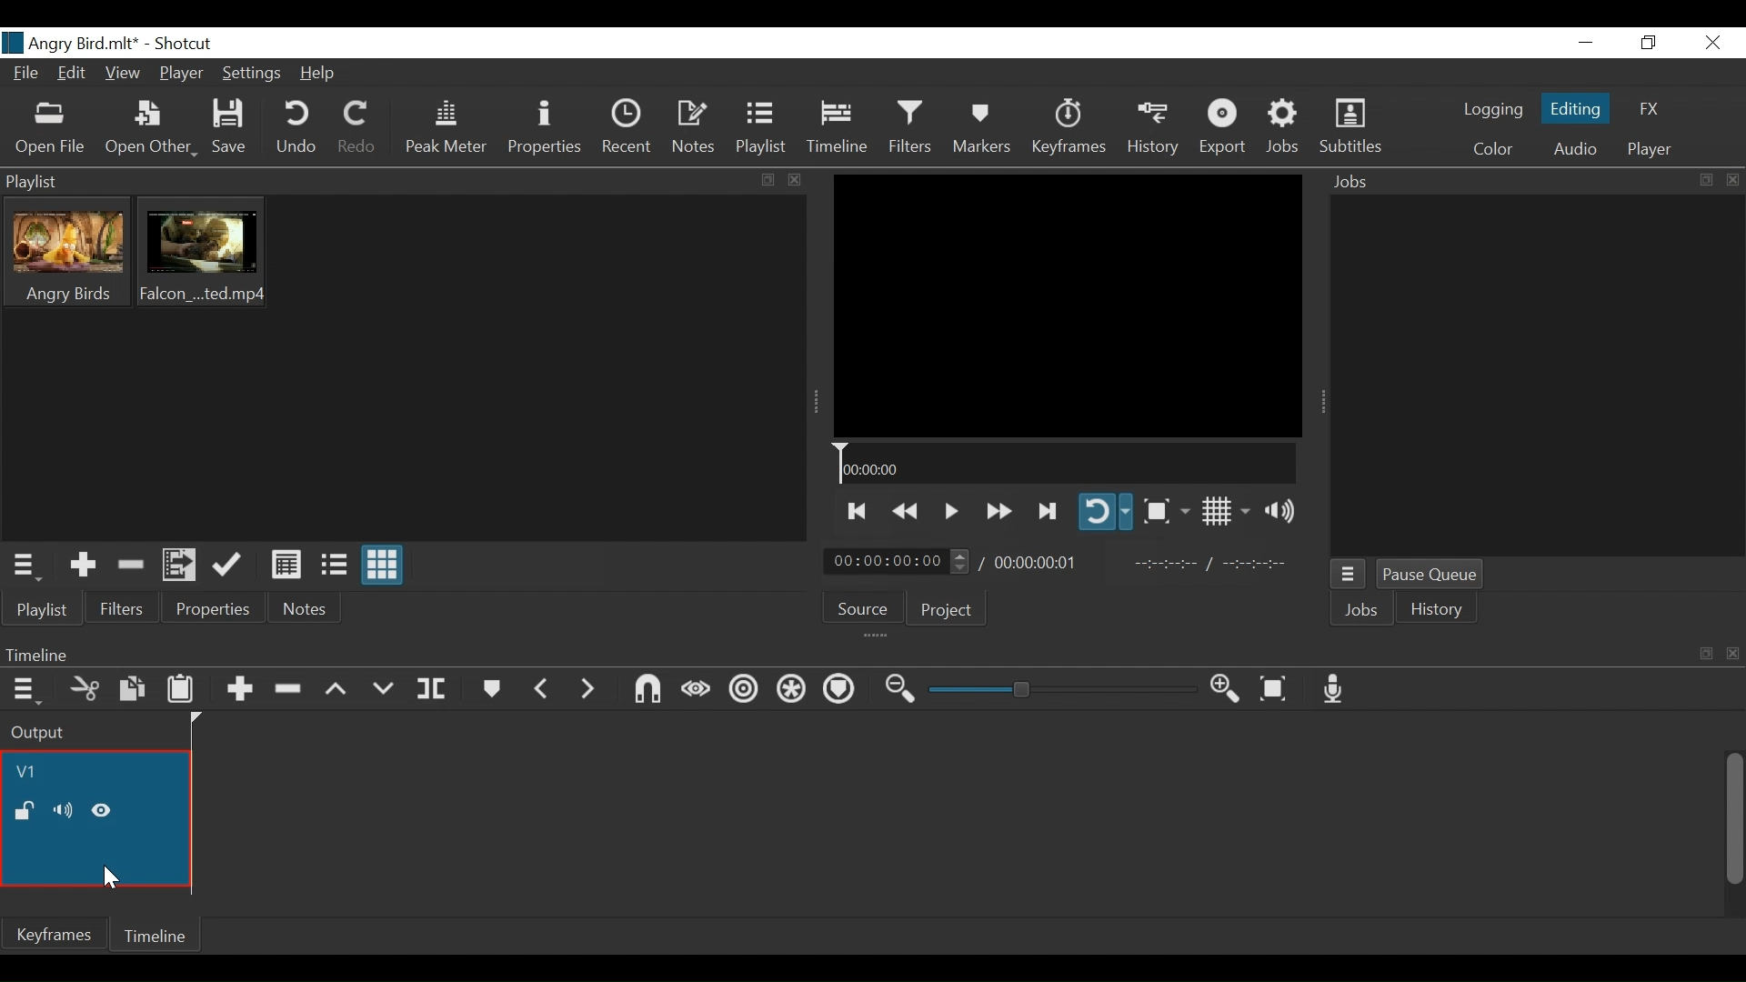  I want to click on Cut, so click(85, 689).